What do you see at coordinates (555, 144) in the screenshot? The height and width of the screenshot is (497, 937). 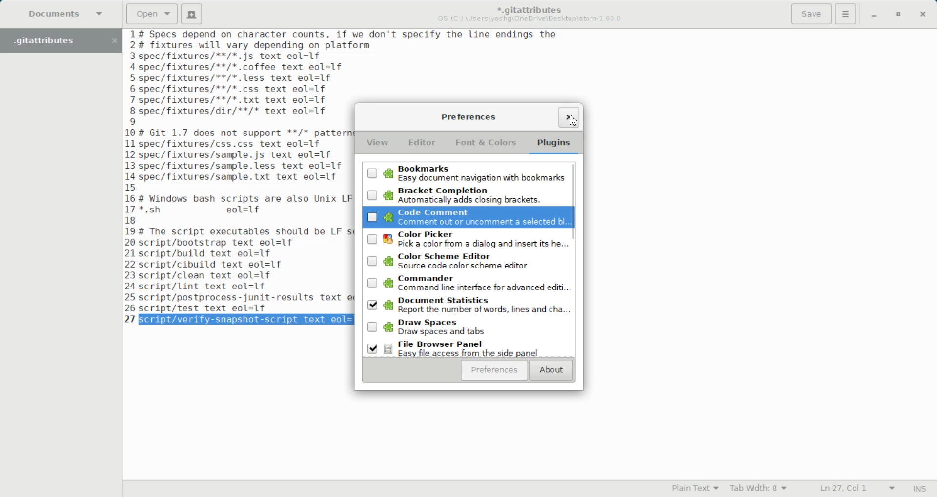 I see `Plugins (selected)` at bounding box center [555, 144].